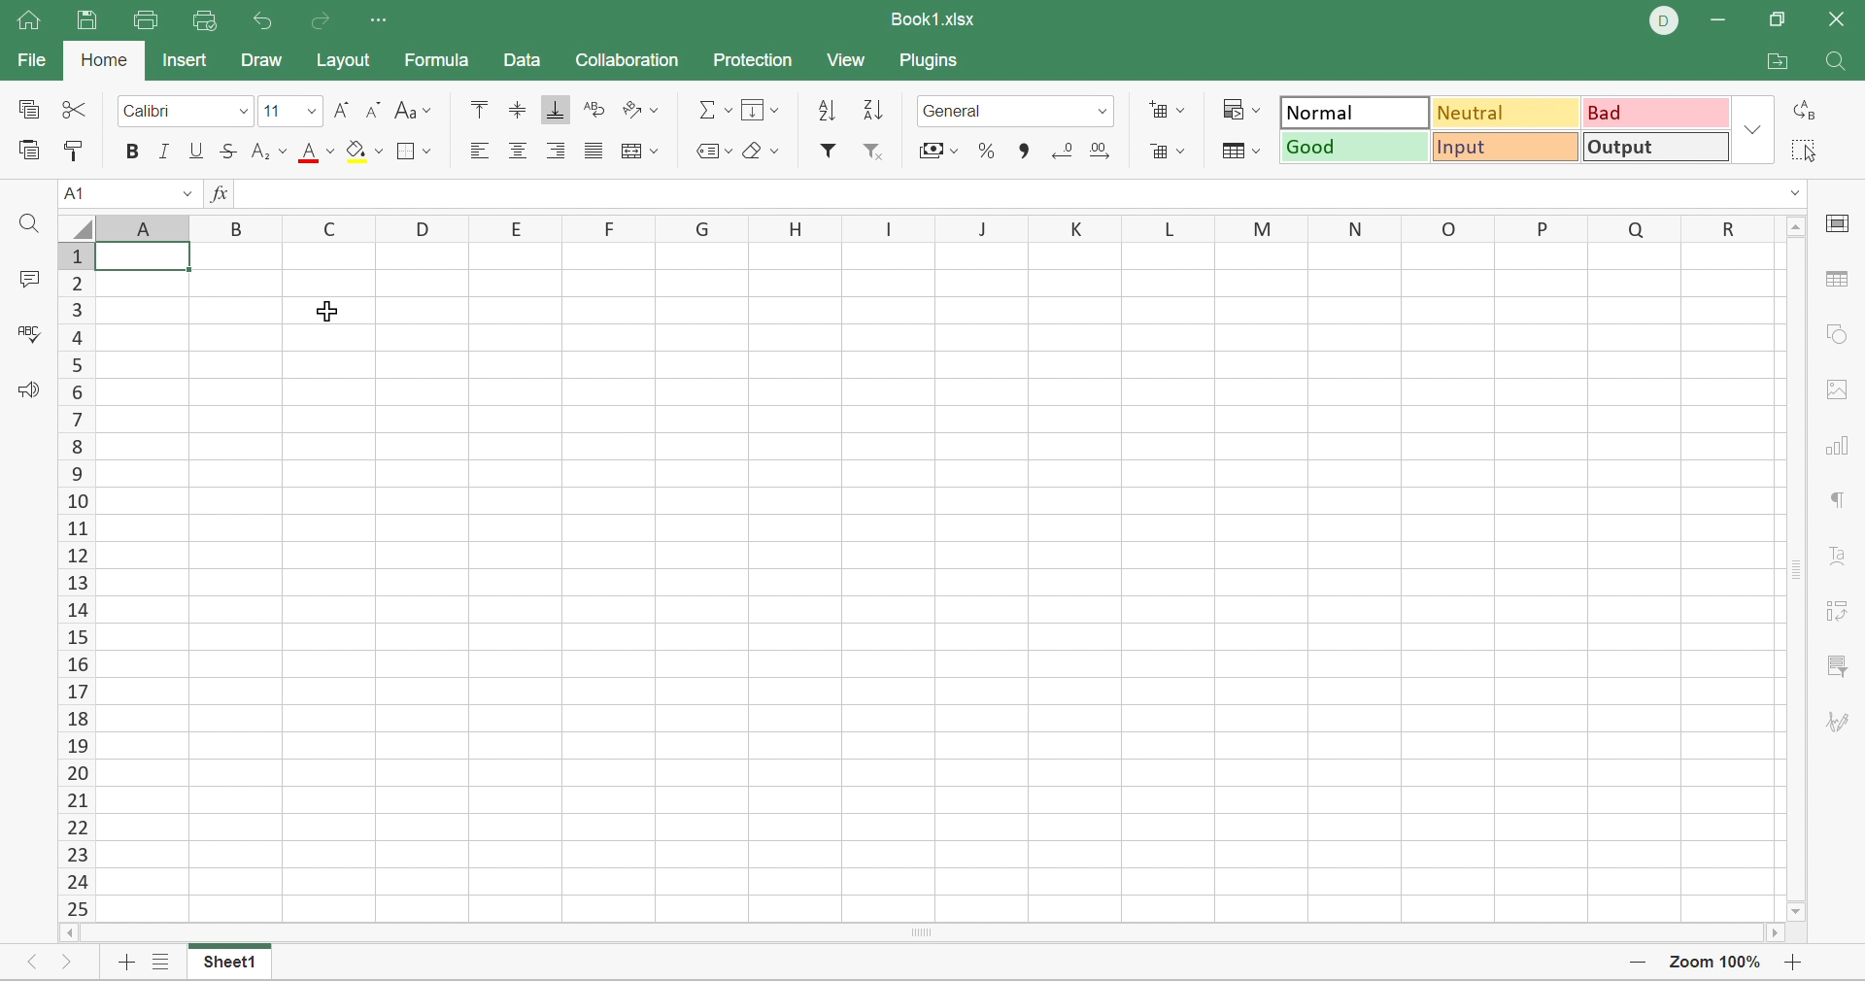 The width and height of the screenshot is (1865, 981). Describe the element at coordinates (520, 112) in the screenshot. I see `Align Middle` at that location.